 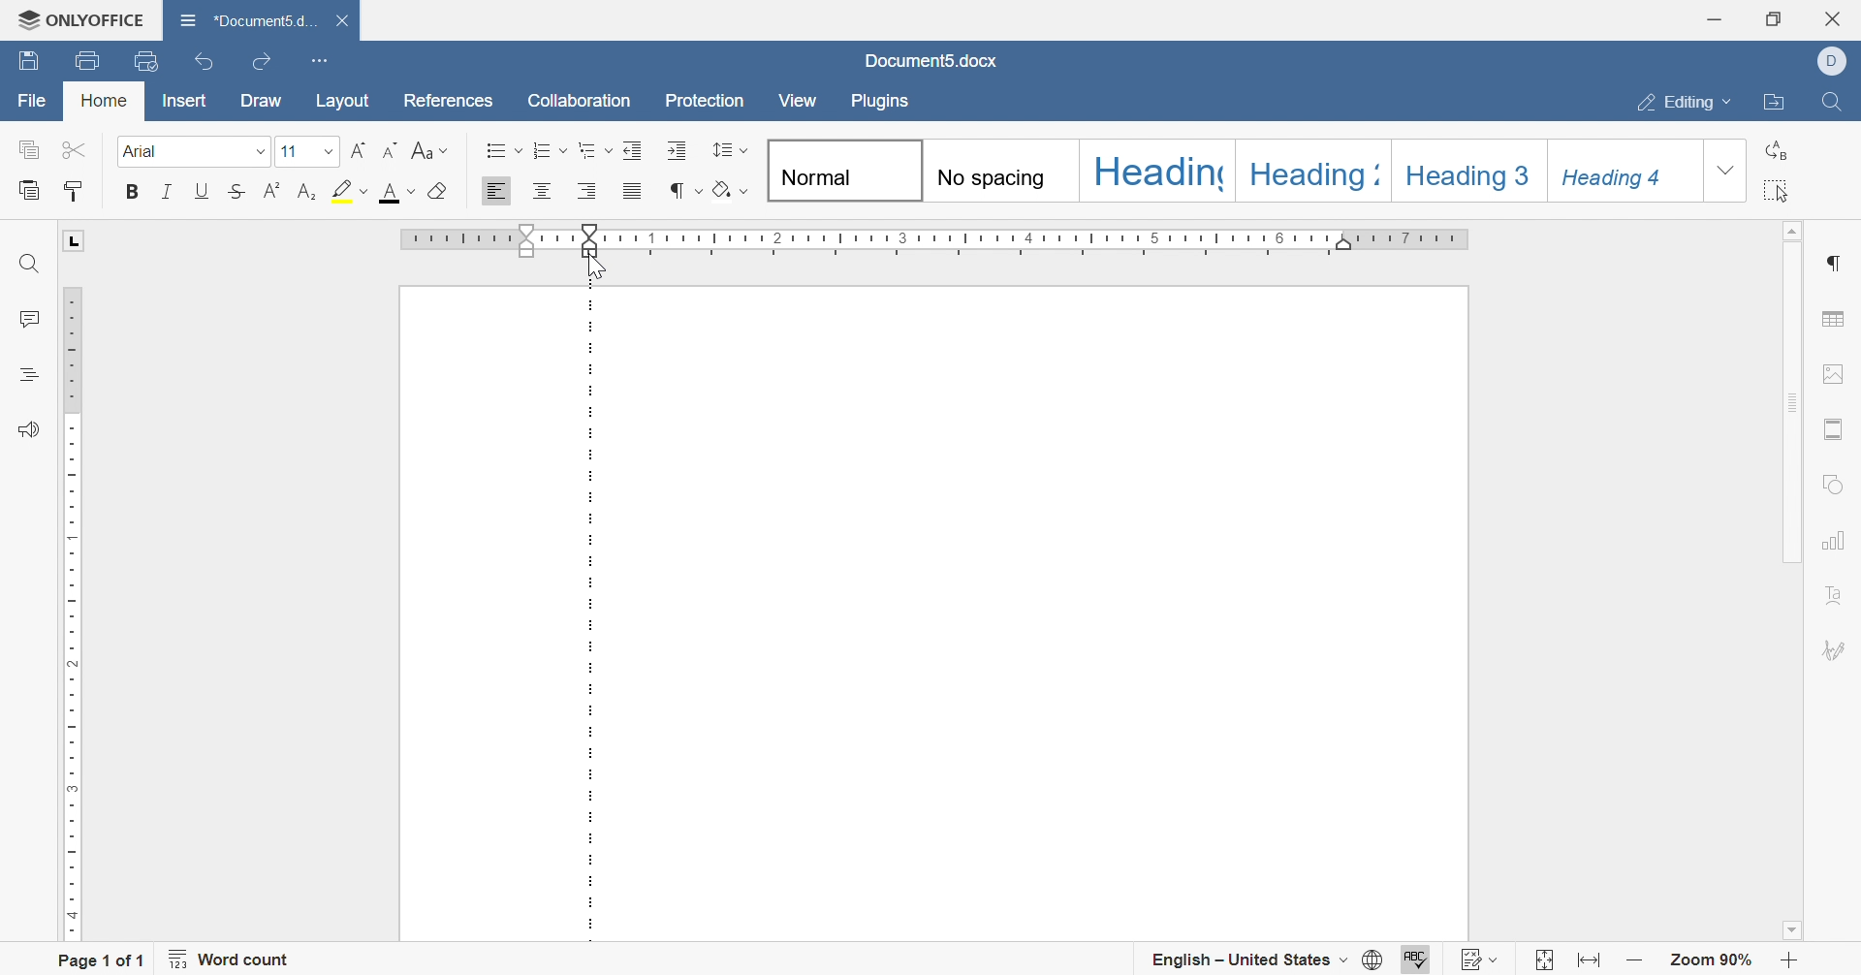 What do you see at coordinates (1833, 101) in the screenshot?
I see `find` at bounding box center [1833, 101].